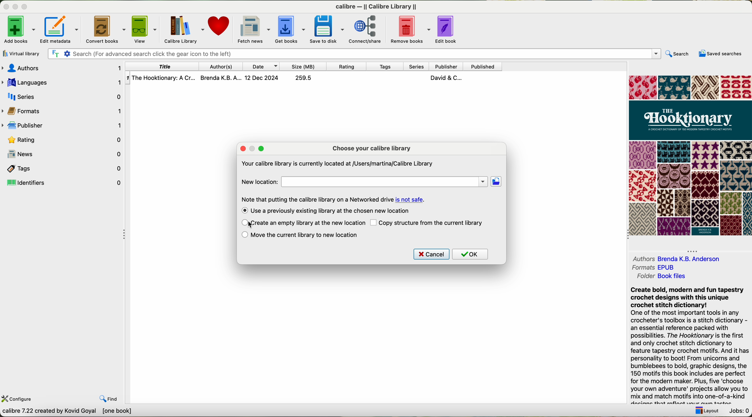  What do you see at coordinates (446, 29) in the screenshot?
I see `edit book` at bounding box center [446, 29].